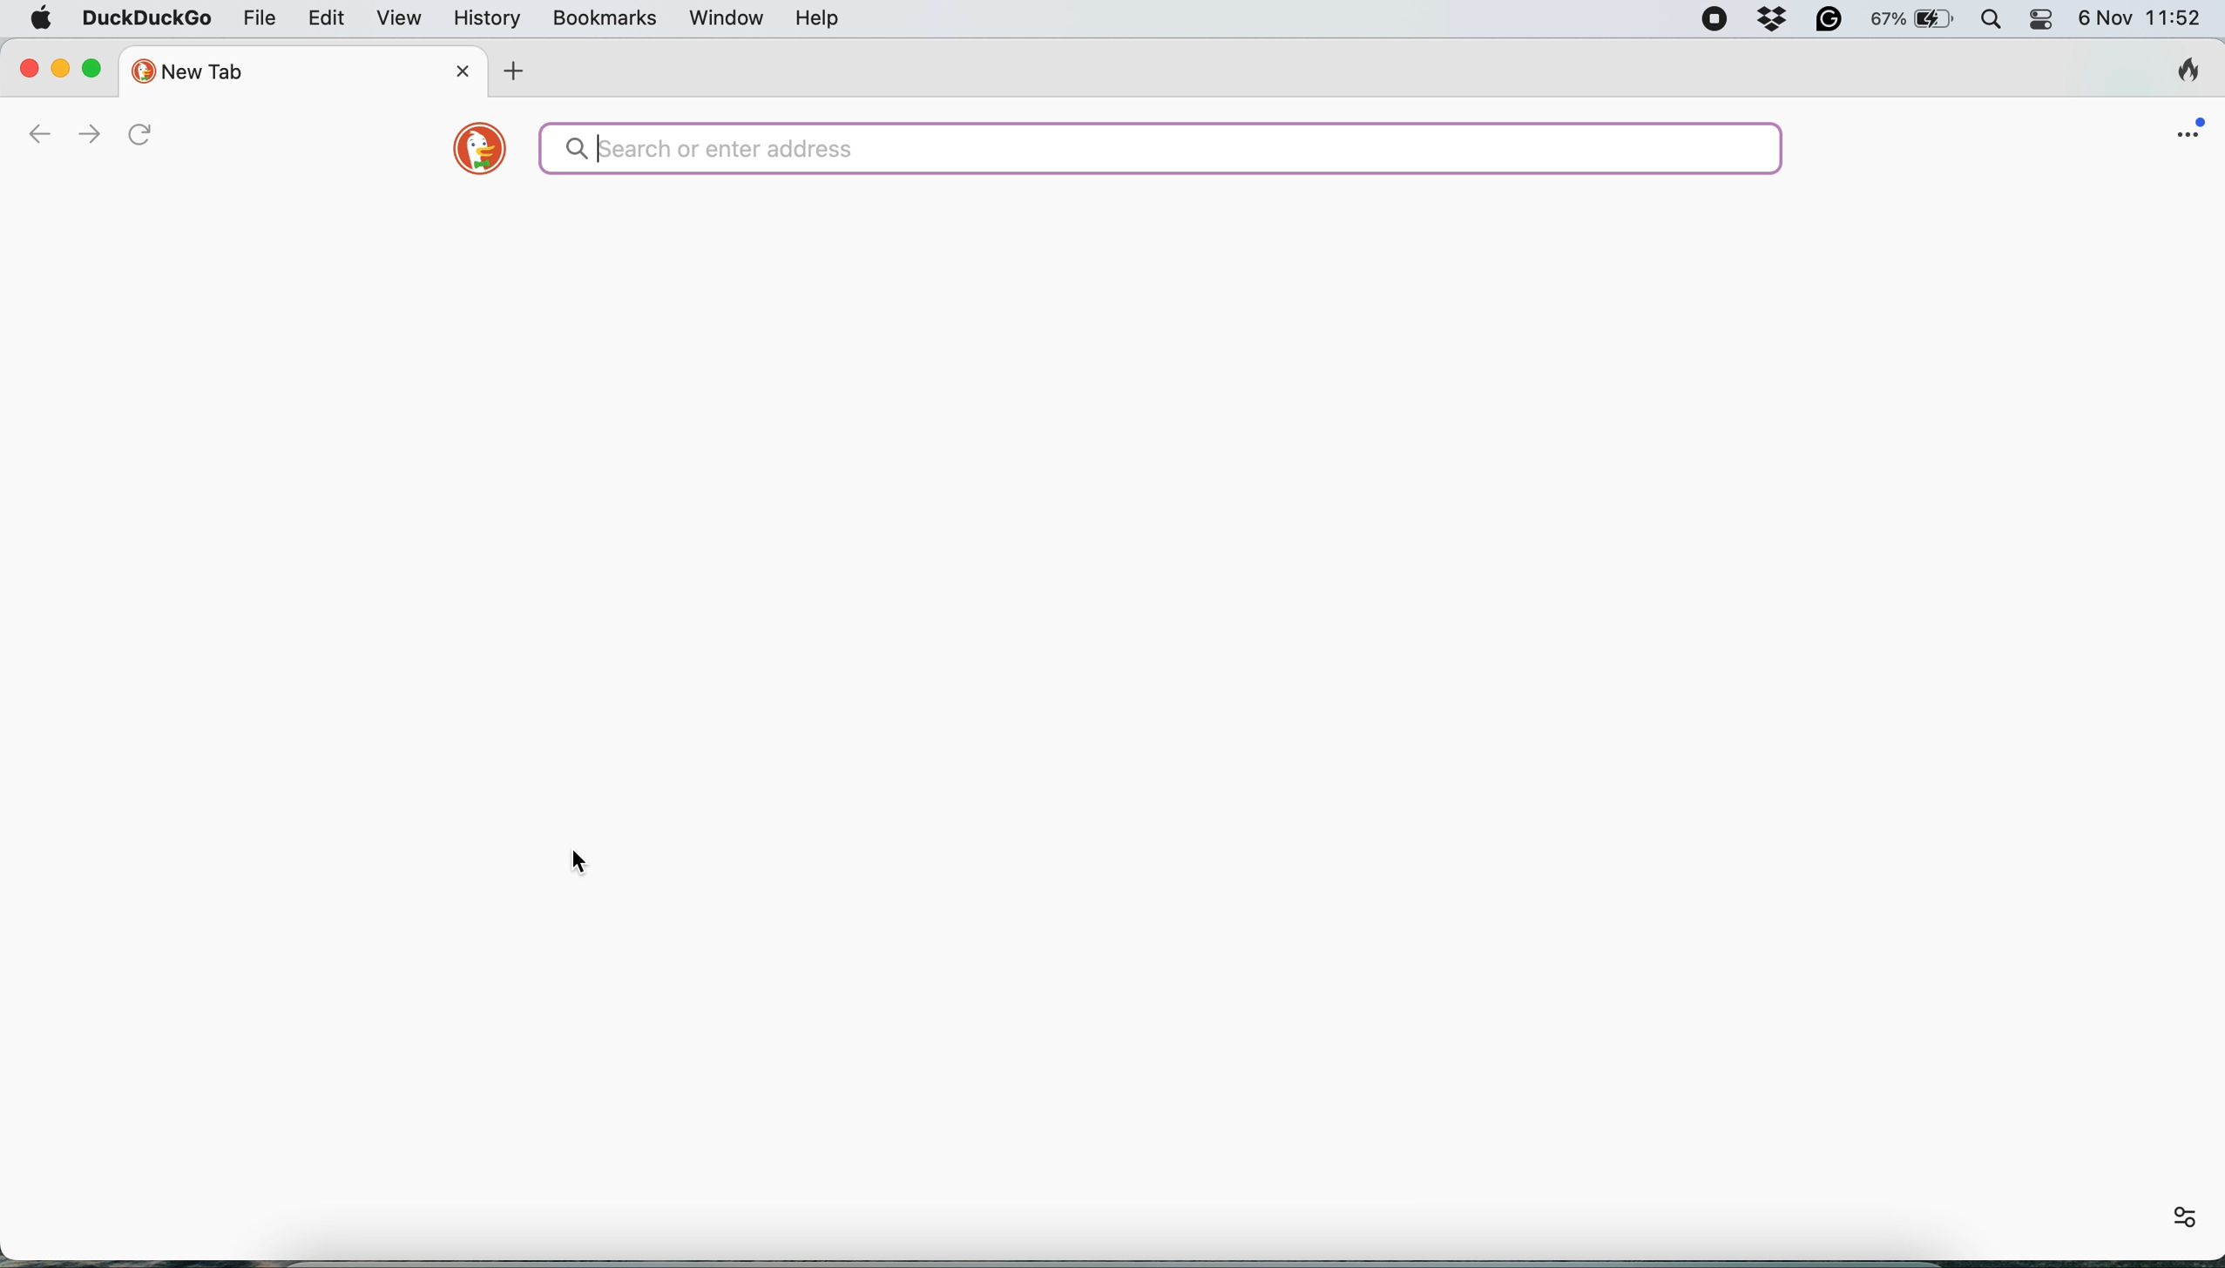 The image size is (2225, 1268). Describe the element at coordinates (1996, 20) in the screenshot. I see `spotlight search` at that location.